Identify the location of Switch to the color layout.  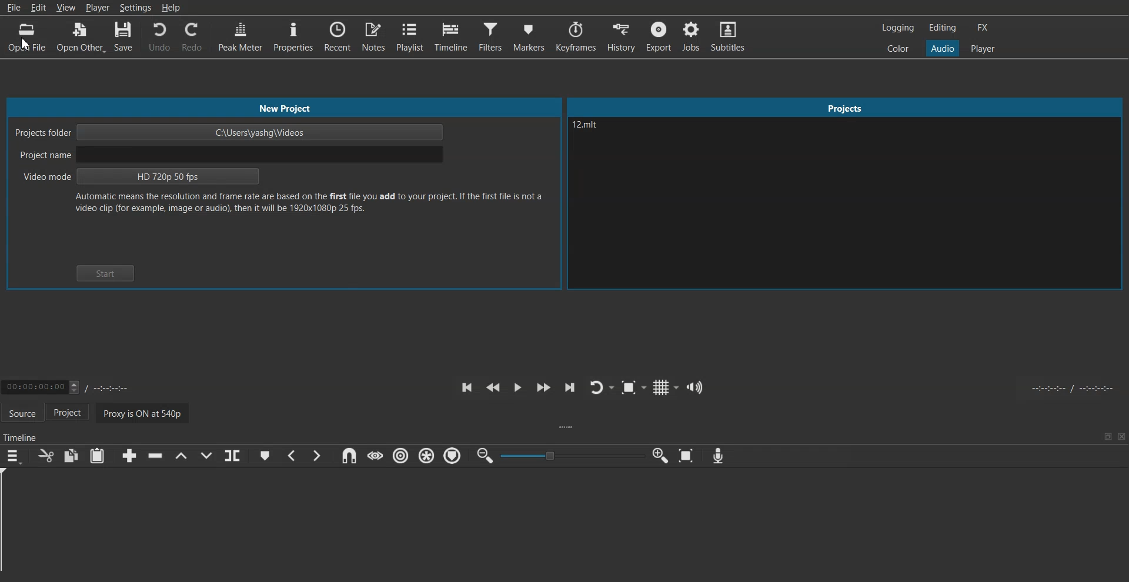
(899, 49).